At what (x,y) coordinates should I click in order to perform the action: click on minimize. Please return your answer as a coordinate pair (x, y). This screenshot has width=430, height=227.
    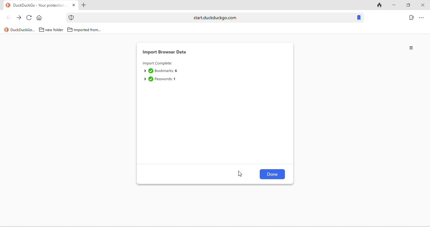
    Looking at the image, I should click on (393, 5).